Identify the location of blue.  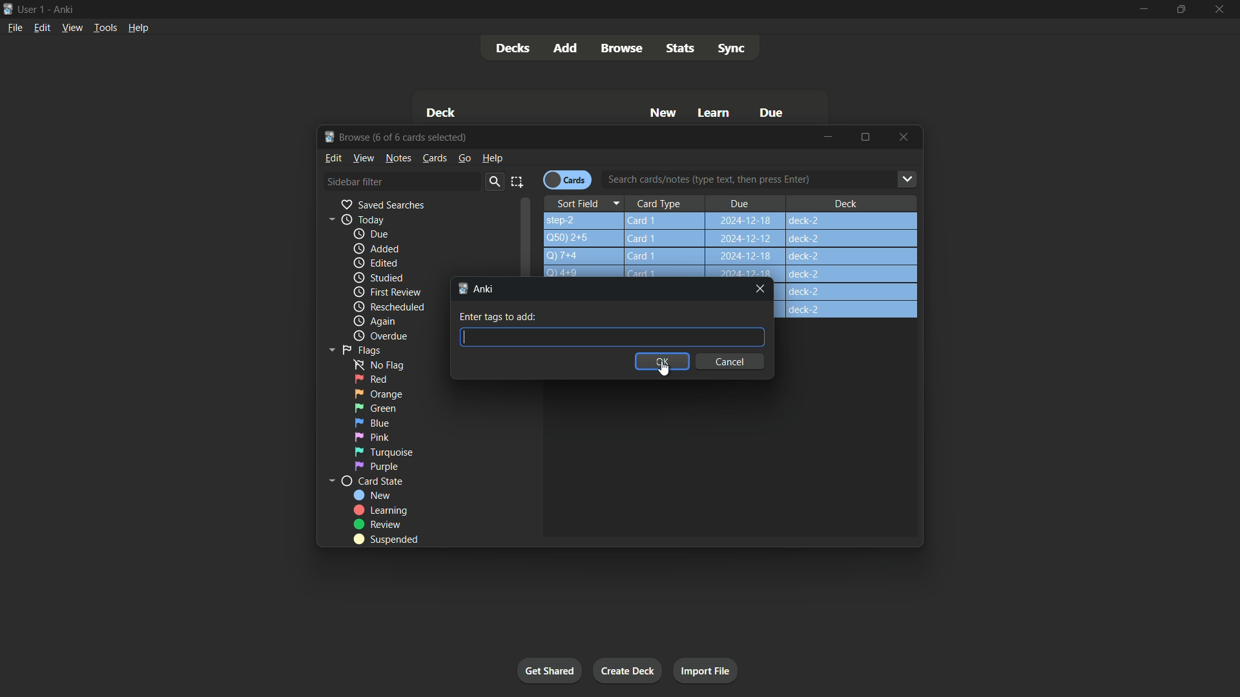
(371, 423).